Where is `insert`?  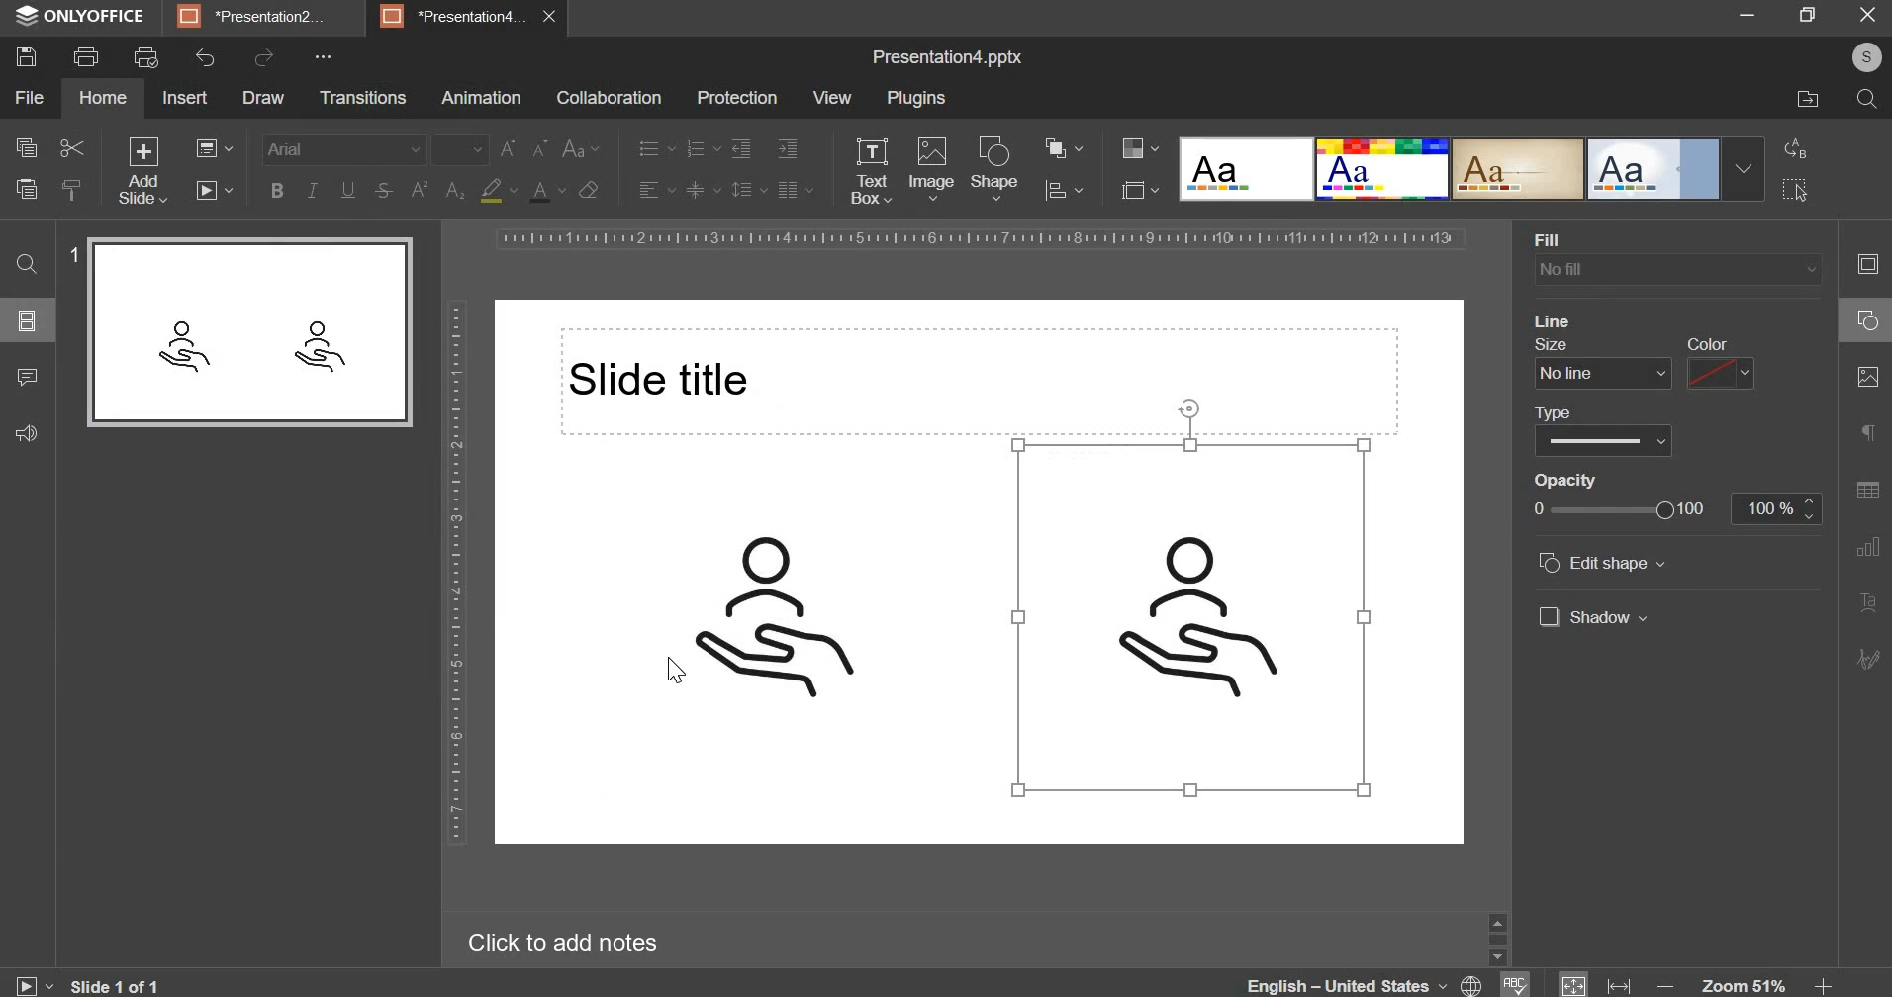 insert is located at coordinates (185, 99).